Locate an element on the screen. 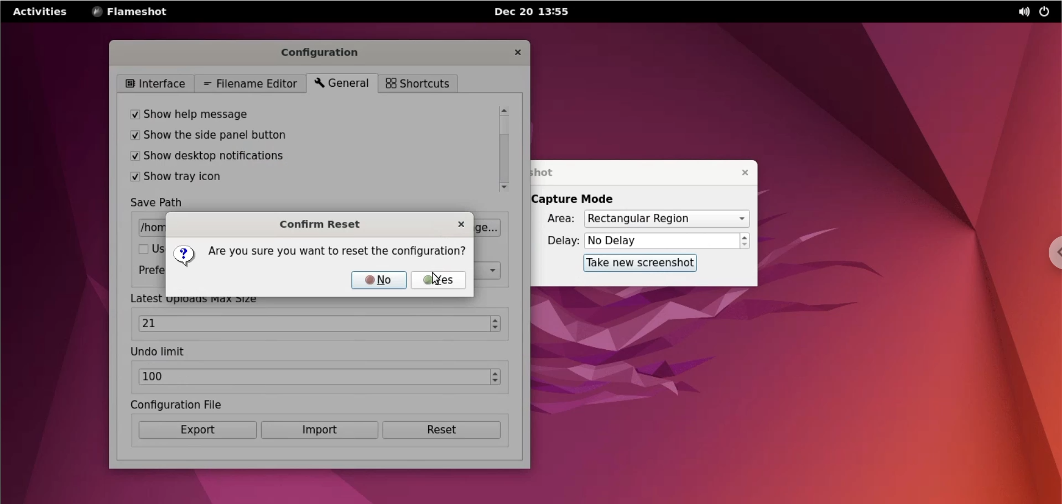 This screenshot has width=1062, height=504. delay options is located at coordinates (661, 241).